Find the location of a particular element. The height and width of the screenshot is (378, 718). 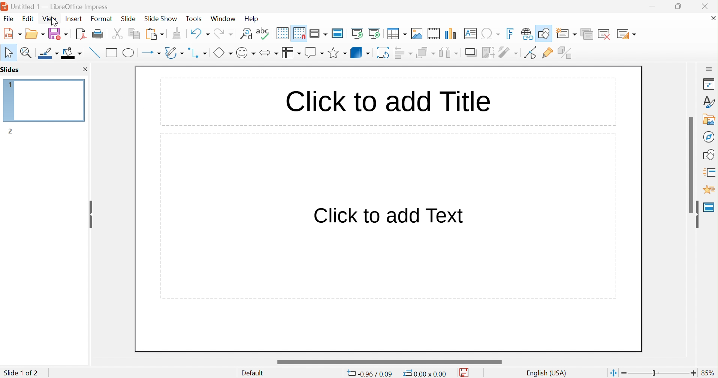

master slide is located at coordinates (709, 207).